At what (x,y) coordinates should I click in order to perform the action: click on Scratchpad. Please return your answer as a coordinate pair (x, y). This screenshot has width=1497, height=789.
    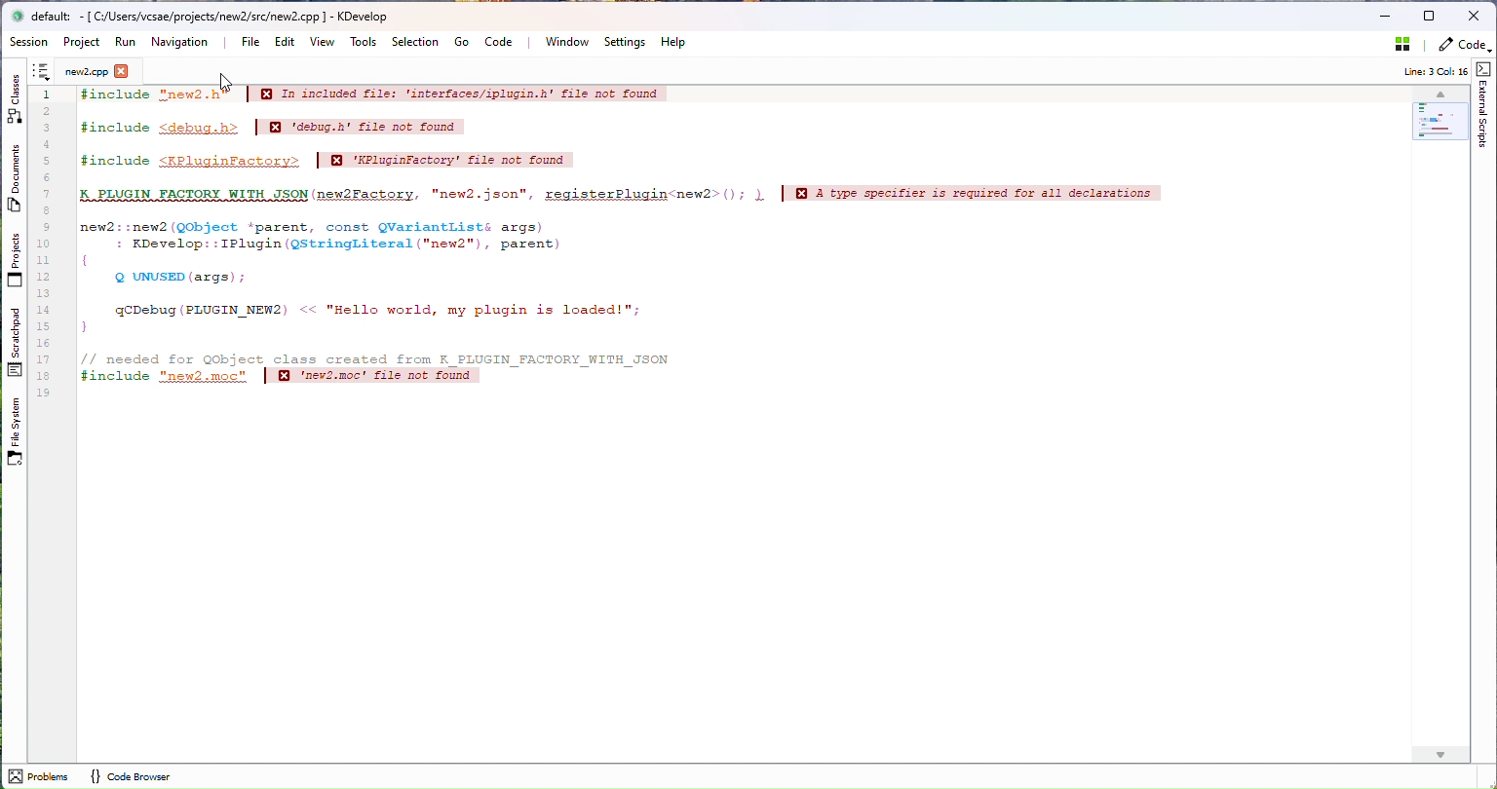
    Looking at the image, I should click on (19, 343).